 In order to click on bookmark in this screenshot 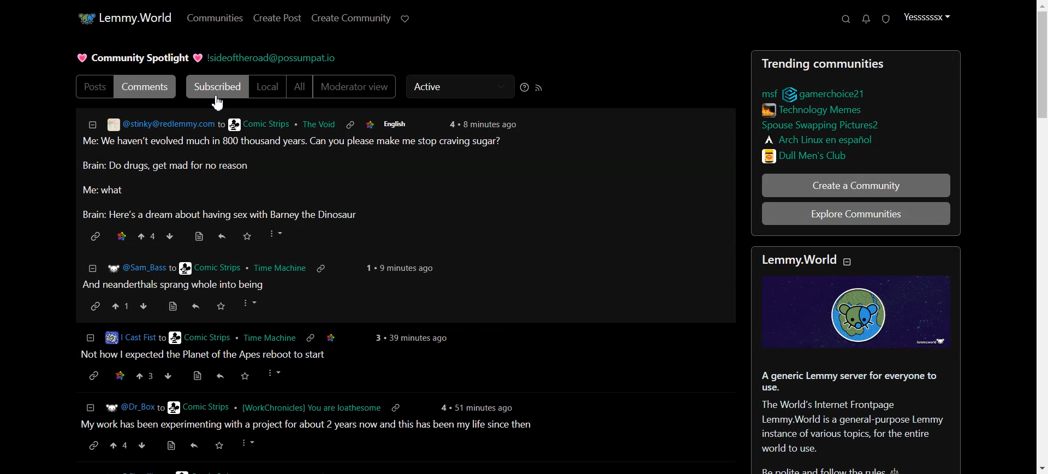, I will do `click(196, 376)`.